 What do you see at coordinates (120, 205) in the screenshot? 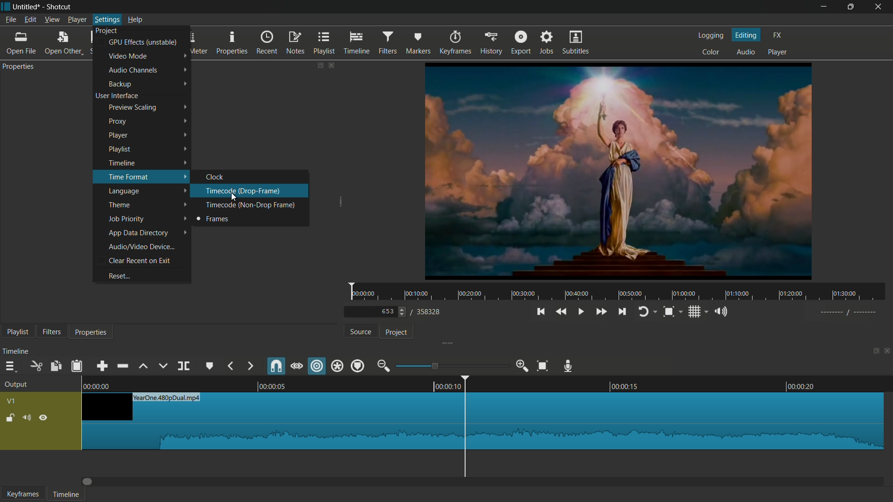
I see `theme` at bounding box center [120, 205].